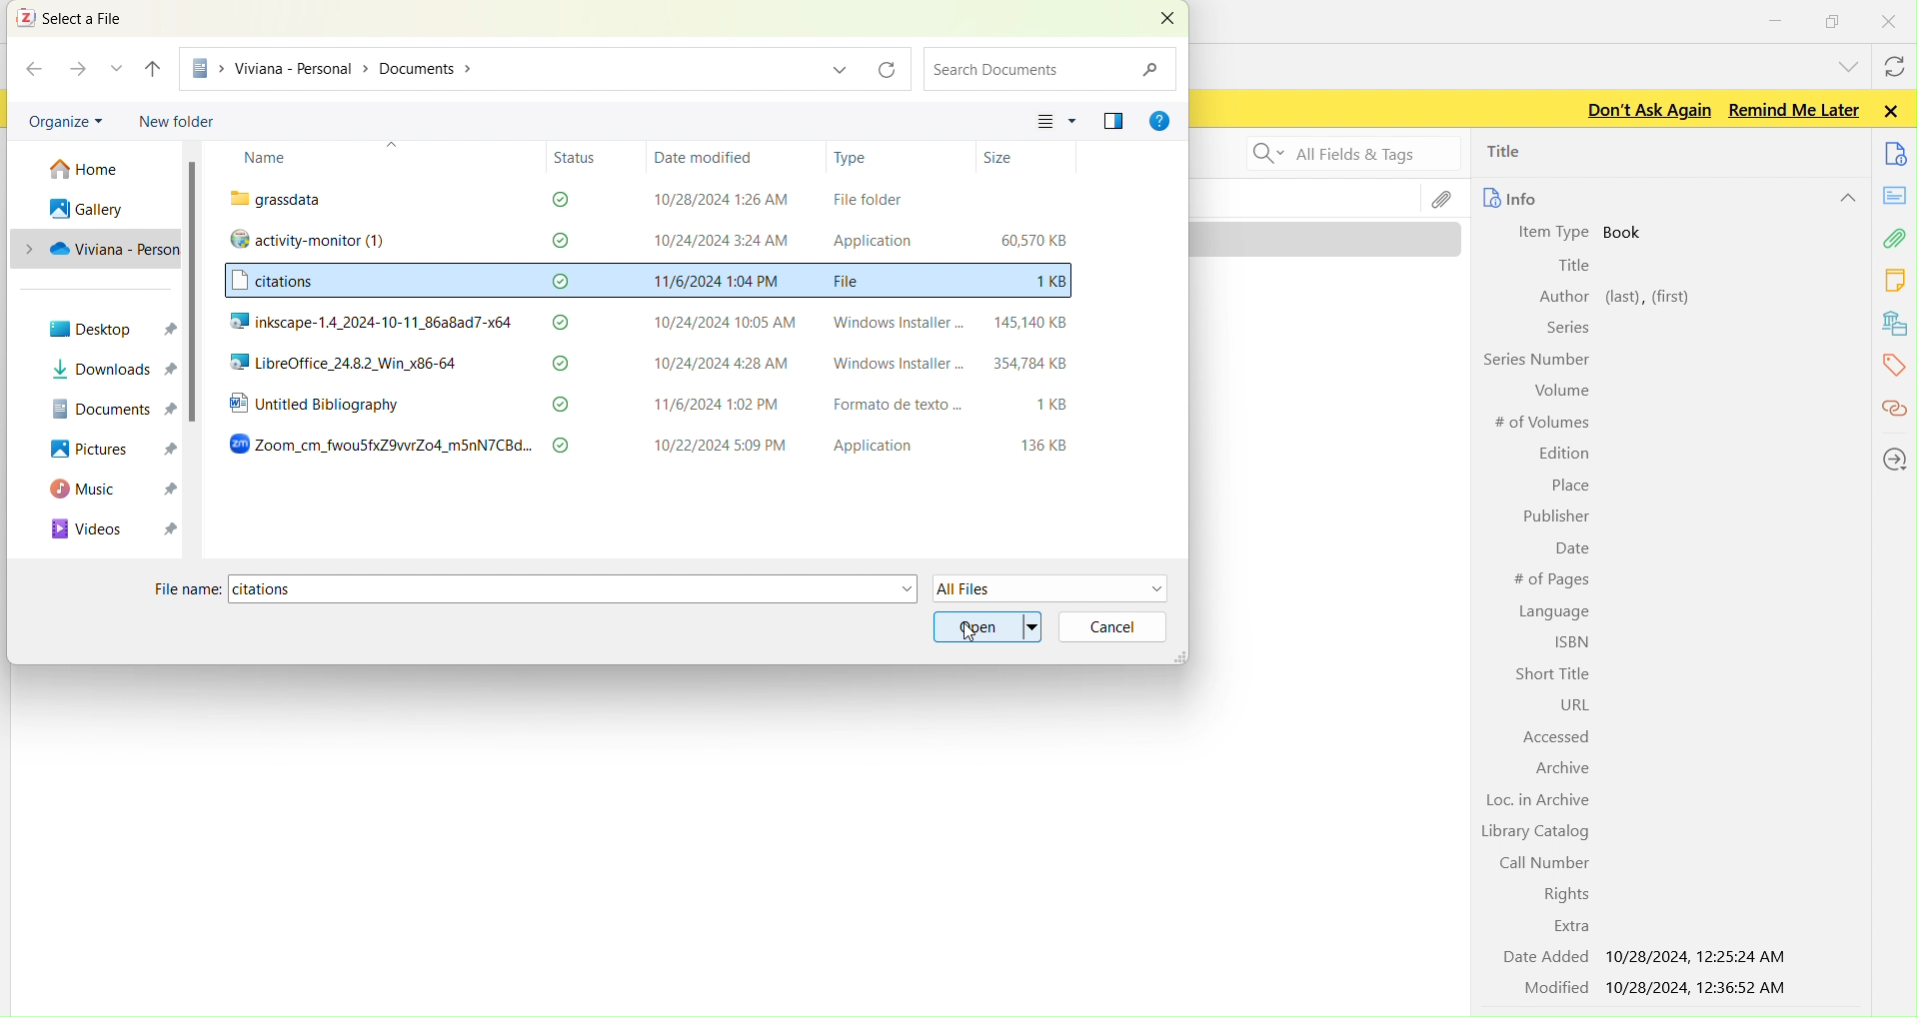 This screenshot has height=1017, width=1917. I want to click on check, so click(565, 239).